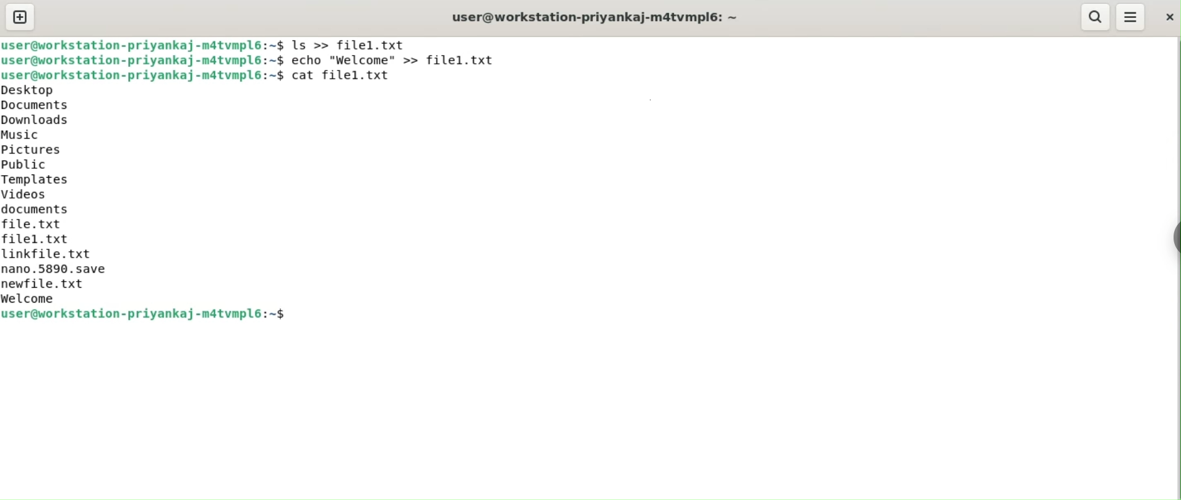 The image size is (1181, 500). What do you see at coordinates (20, 17) in the screenshot?
I see `new tab` at bounding box center [20, 17].